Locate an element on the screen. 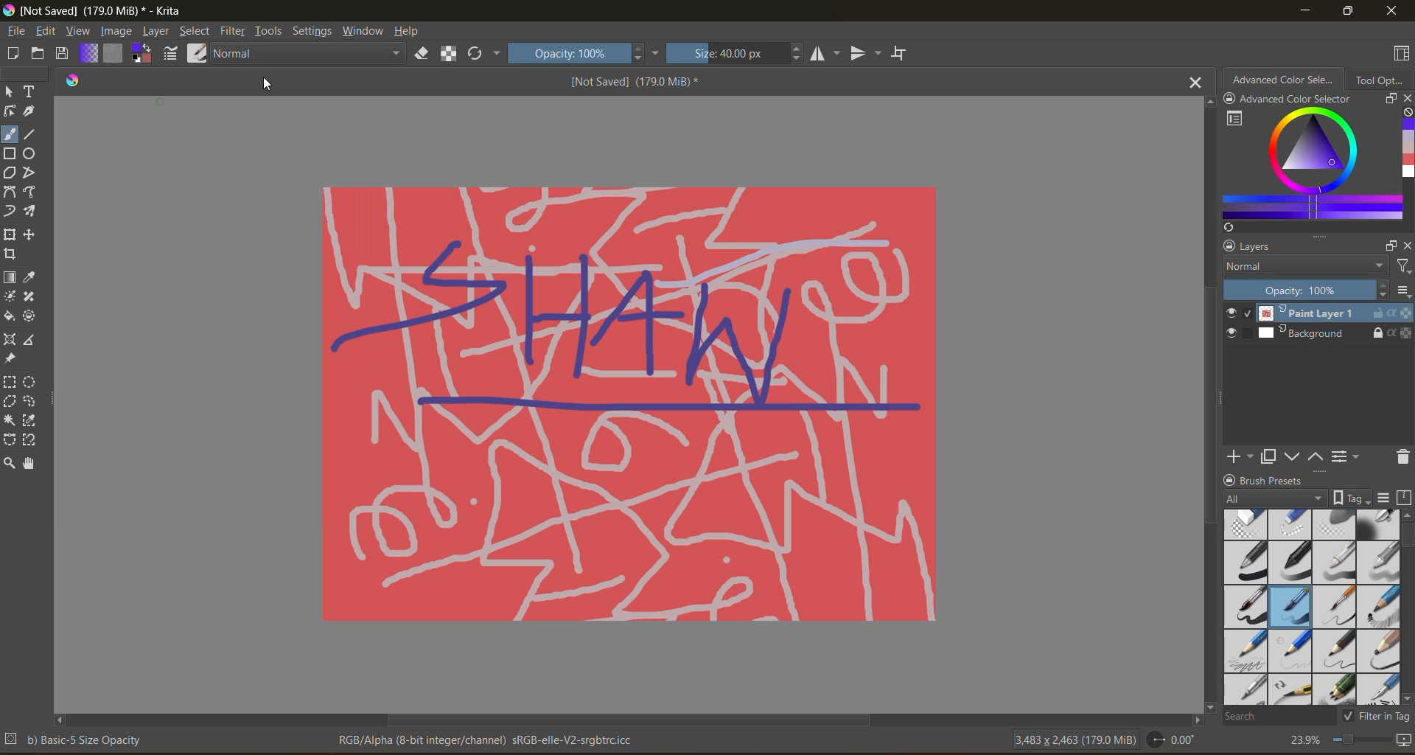 This screenshot has width=1415, height=755. b) Basic-5 Size Opacity is located at coordinates (75, 739).